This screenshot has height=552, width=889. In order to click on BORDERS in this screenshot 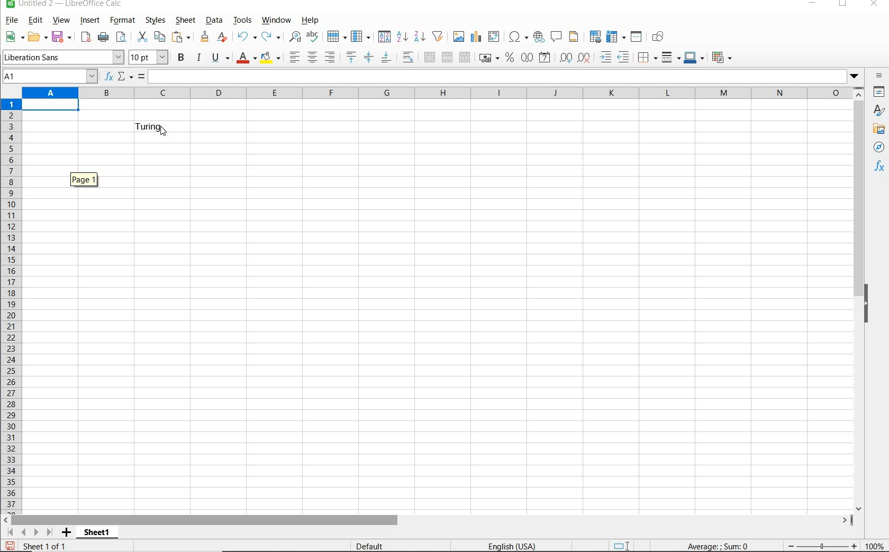, I will do `click(647, 58)`.